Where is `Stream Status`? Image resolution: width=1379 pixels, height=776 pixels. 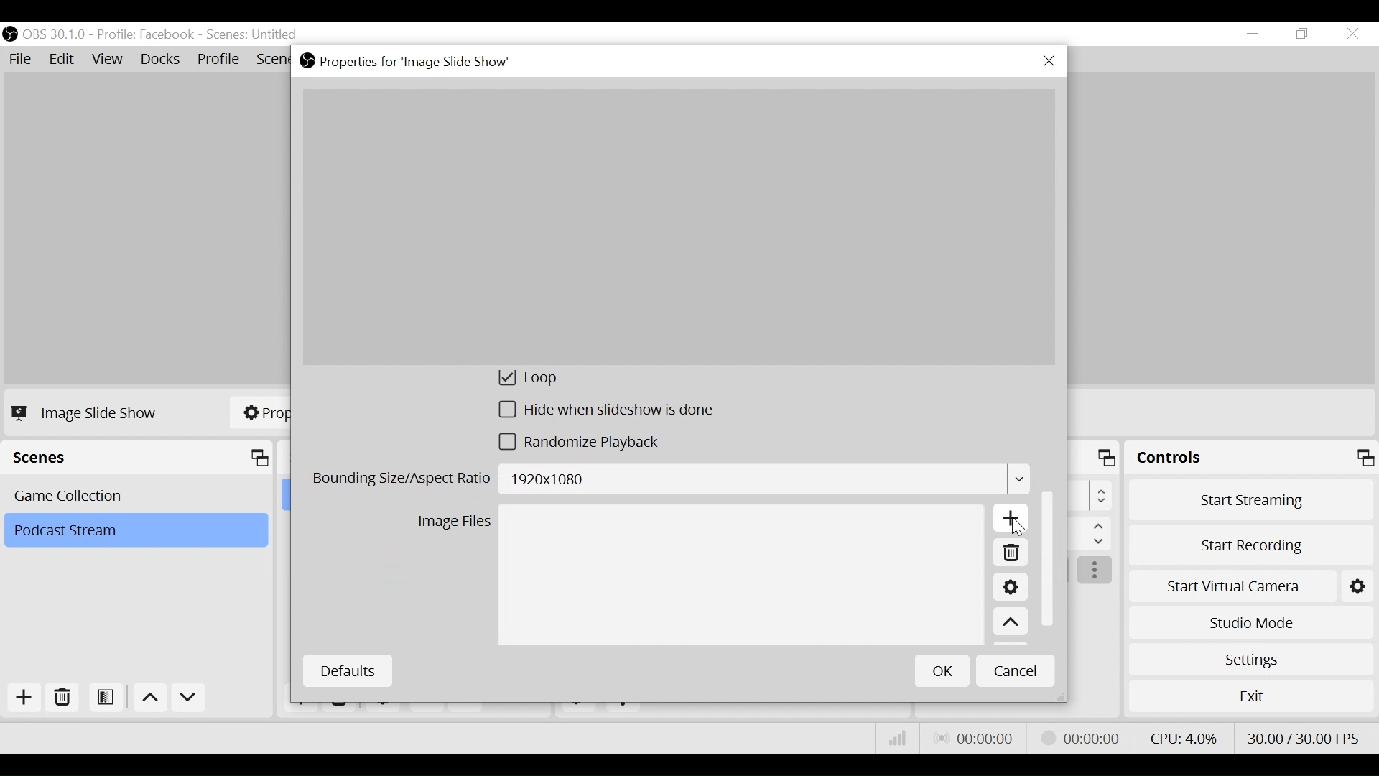 Stream Status is located at coordinates (1081, 736).